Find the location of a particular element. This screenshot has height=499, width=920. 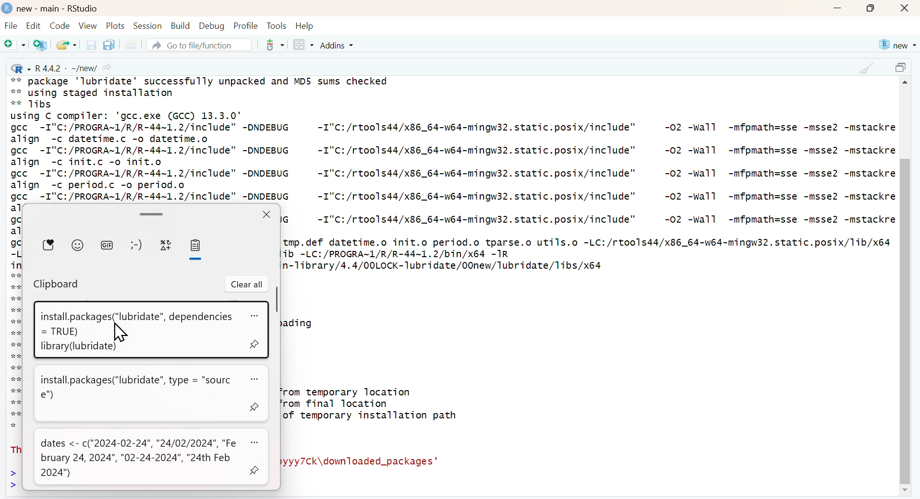

GIF is located at coordinates (107, 244).